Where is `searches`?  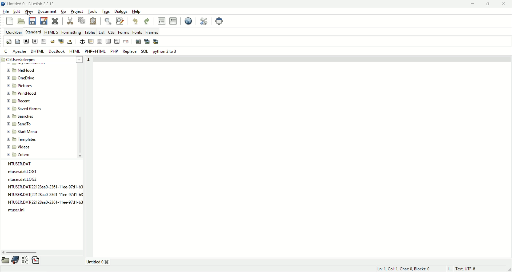
searches is located at coordinates (21, 117).